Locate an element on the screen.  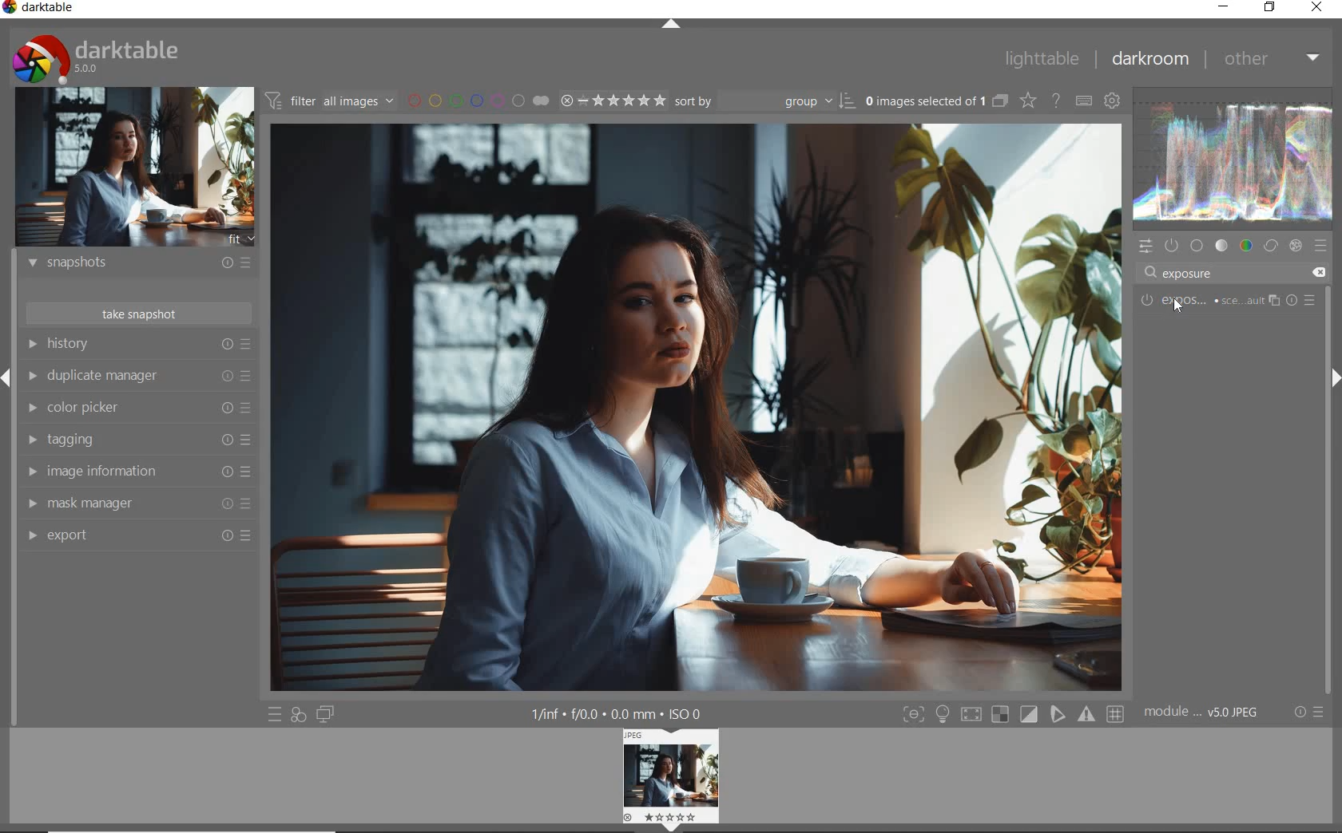
snapshots is located at coordinates (141, 263).